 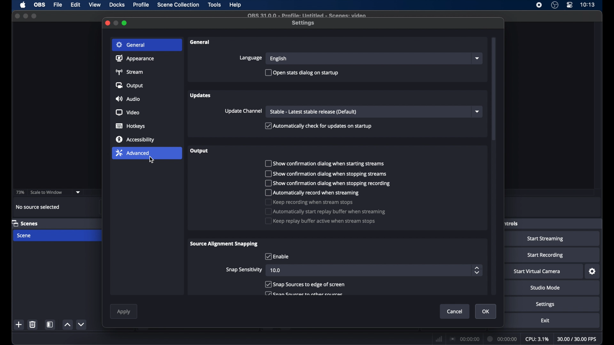 What do you see at coordinates (58, 5) in the screenshot?
I see `file` at bounding box center [58, 5].